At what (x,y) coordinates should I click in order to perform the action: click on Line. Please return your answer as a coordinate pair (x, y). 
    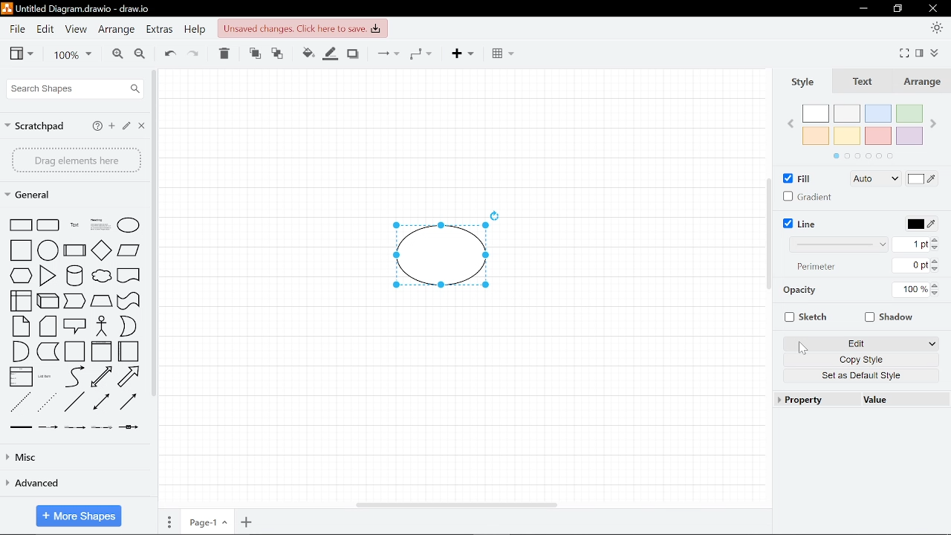
    Looking at the image, I should click on (799, 224).